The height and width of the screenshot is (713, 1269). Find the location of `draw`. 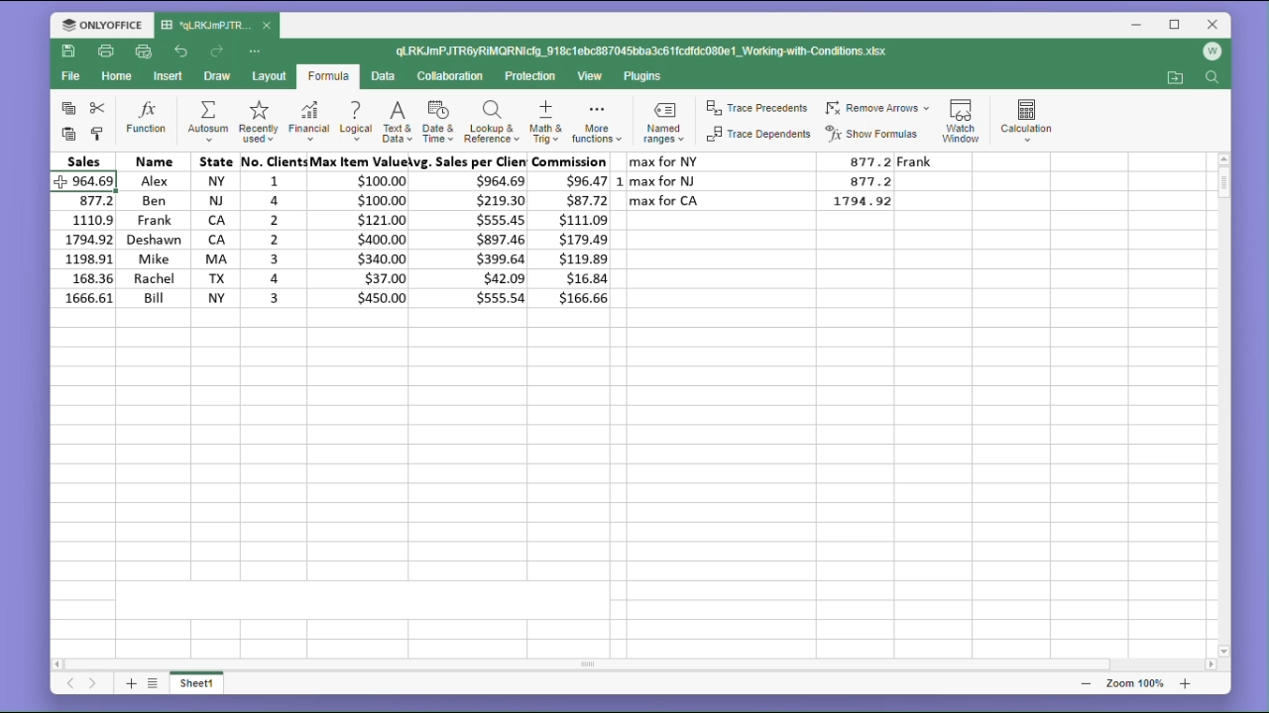

draw is located at coordinates (217, 77).